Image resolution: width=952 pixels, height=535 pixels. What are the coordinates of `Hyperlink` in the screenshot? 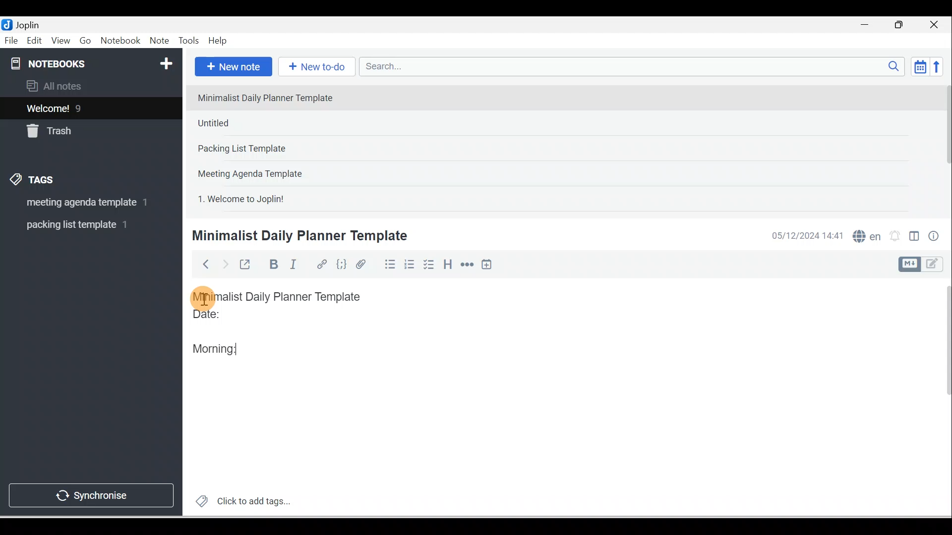 It's located at (321, 265).